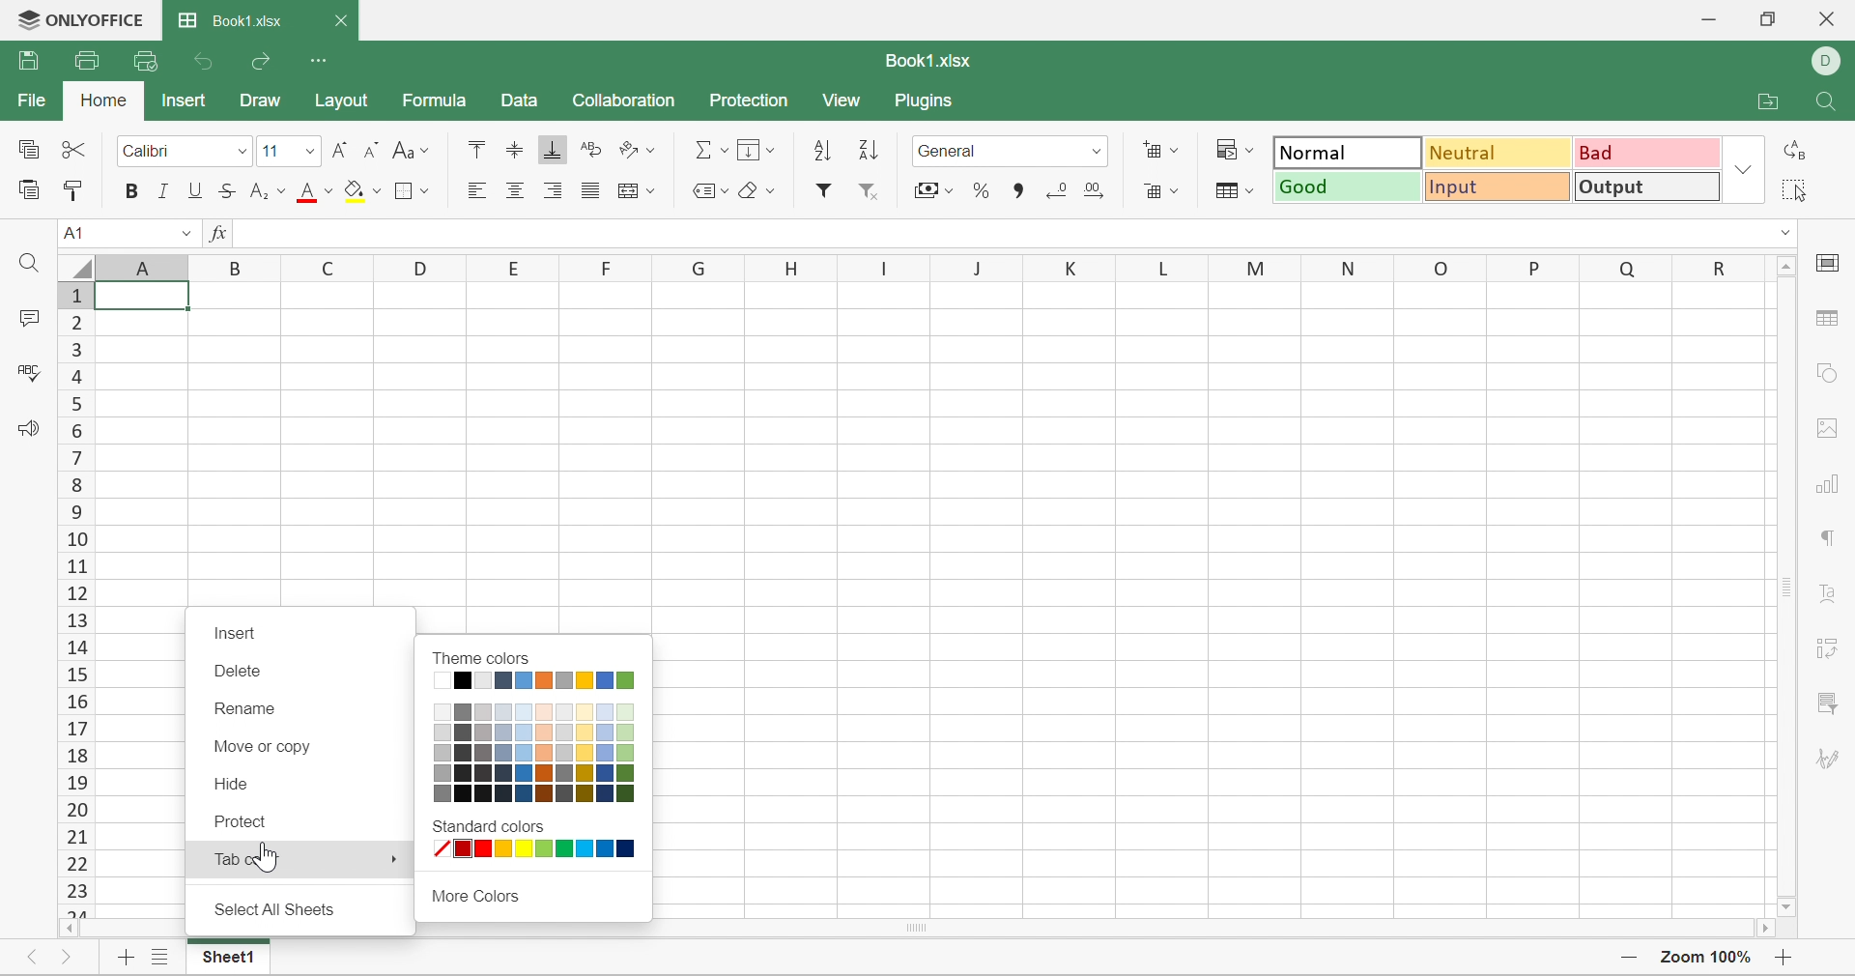 Image resolution: width=1855 pixels, height=976 pixels. What do you see at coordinates (362, 191) in the screenshot?
I see `Fill color` at bounding box center [362, 191].